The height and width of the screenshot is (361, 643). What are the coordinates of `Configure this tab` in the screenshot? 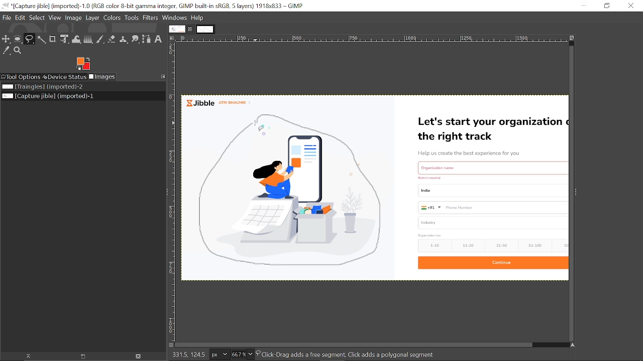 It's located at (164, 76).